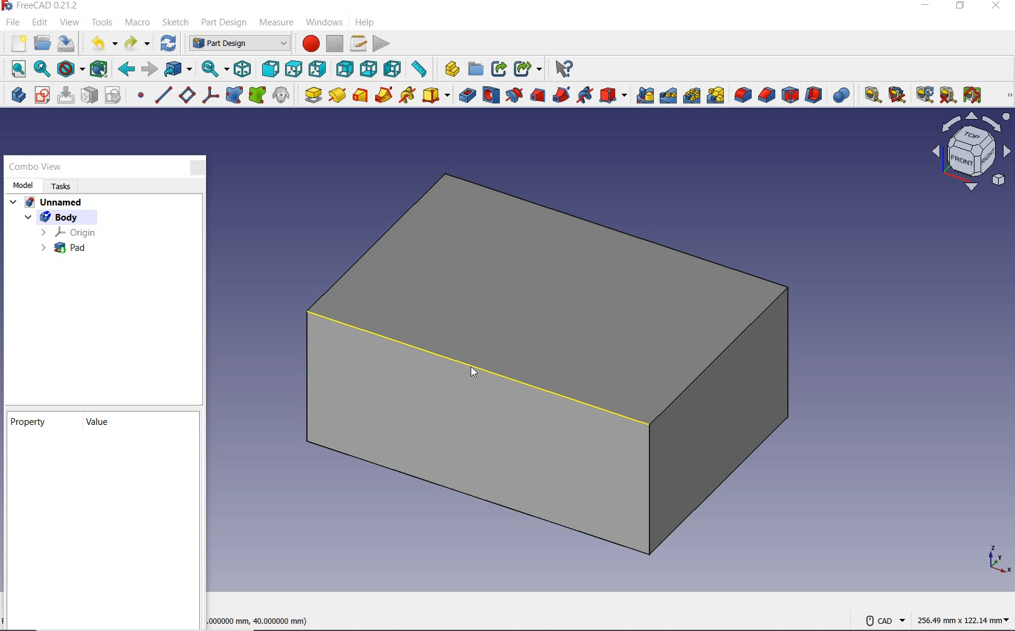 The image size is (1015, 631). I want to click on file, so click(14, 23).